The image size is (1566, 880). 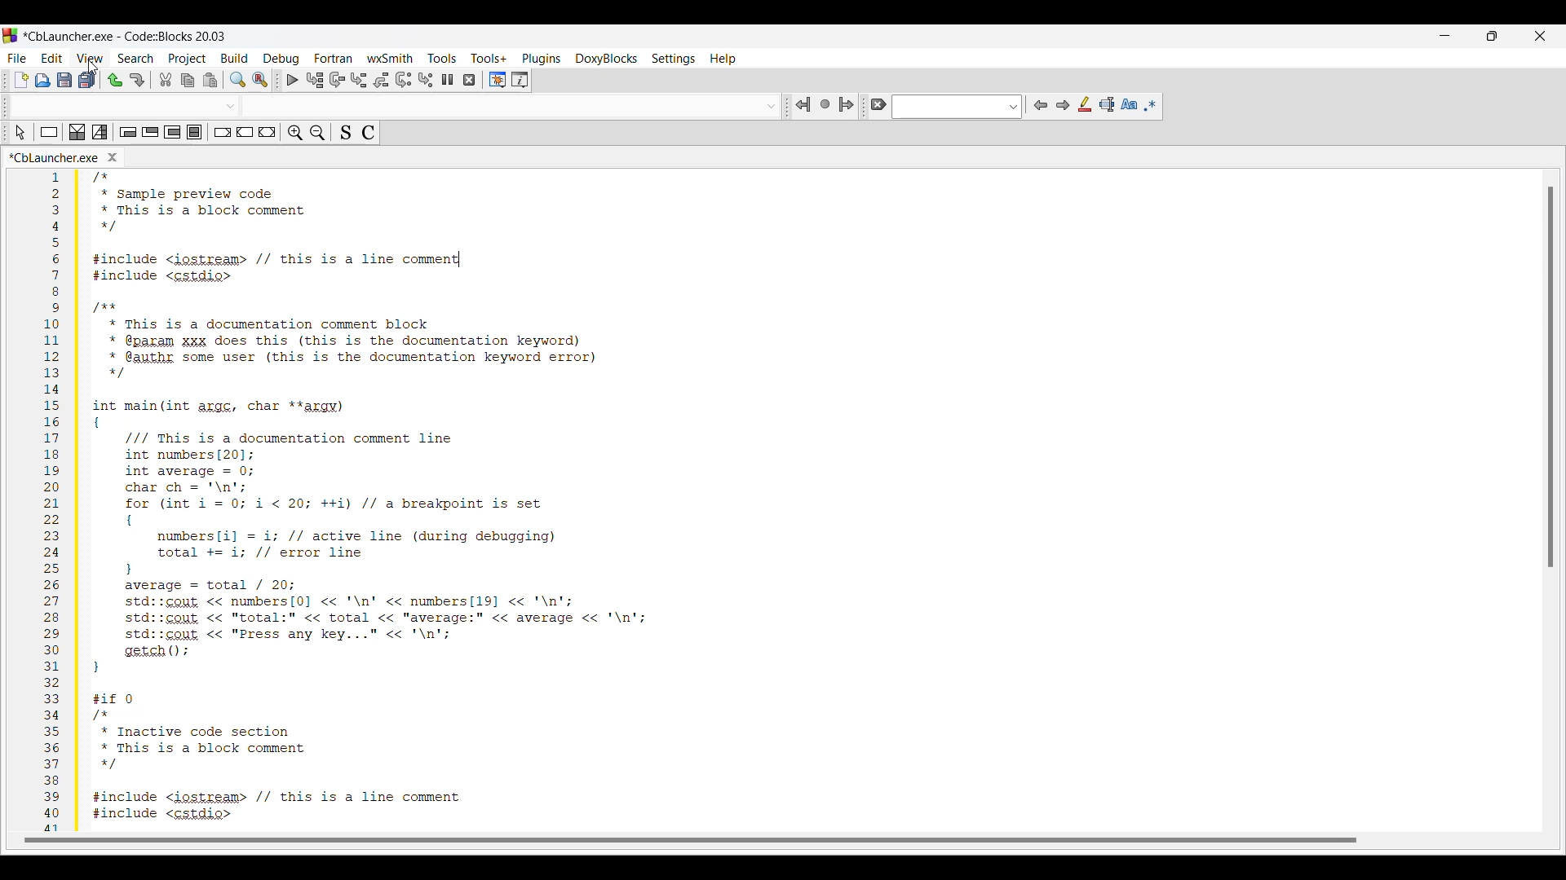 What do you see at coordinates (673, 59) in the screenshot?
I see `Settings menu` at bounding box center [673, 59].